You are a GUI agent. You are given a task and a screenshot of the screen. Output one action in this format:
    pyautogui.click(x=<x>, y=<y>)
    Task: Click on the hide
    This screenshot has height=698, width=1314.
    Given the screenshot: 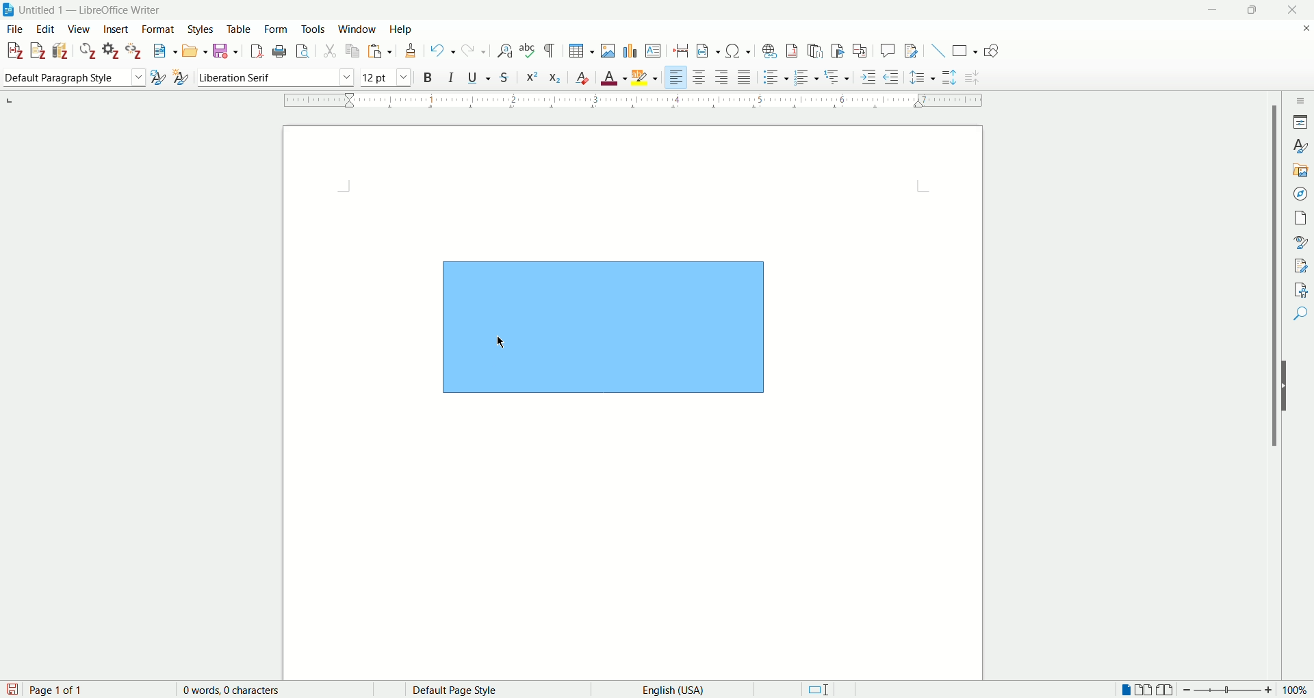 What is the action you would take?
    pyautogui.click(x=1288, y=385)
    